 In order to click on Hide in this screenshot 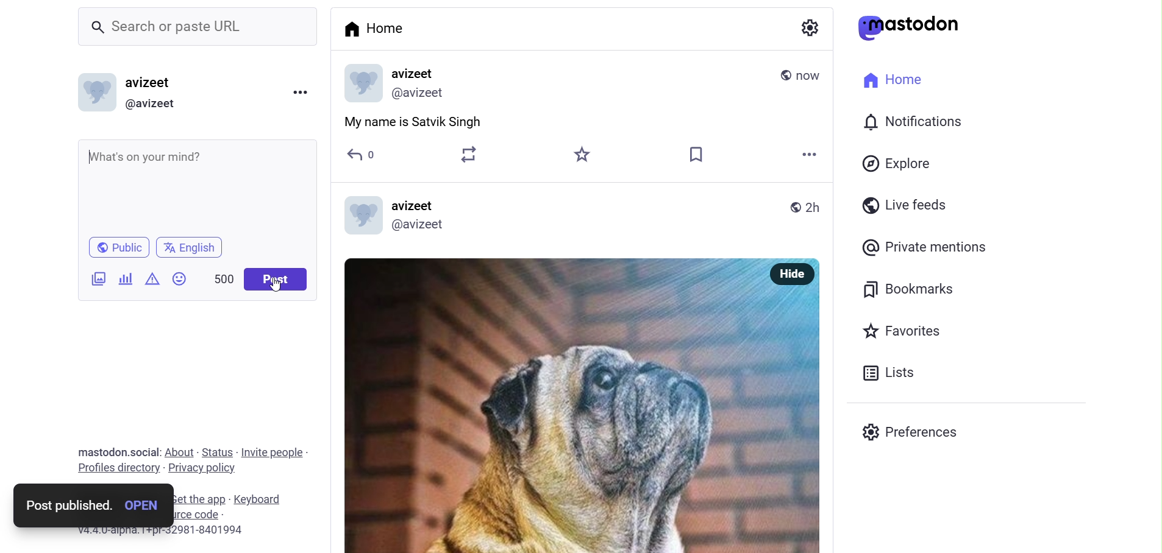, I will do `click(793, 274)`.